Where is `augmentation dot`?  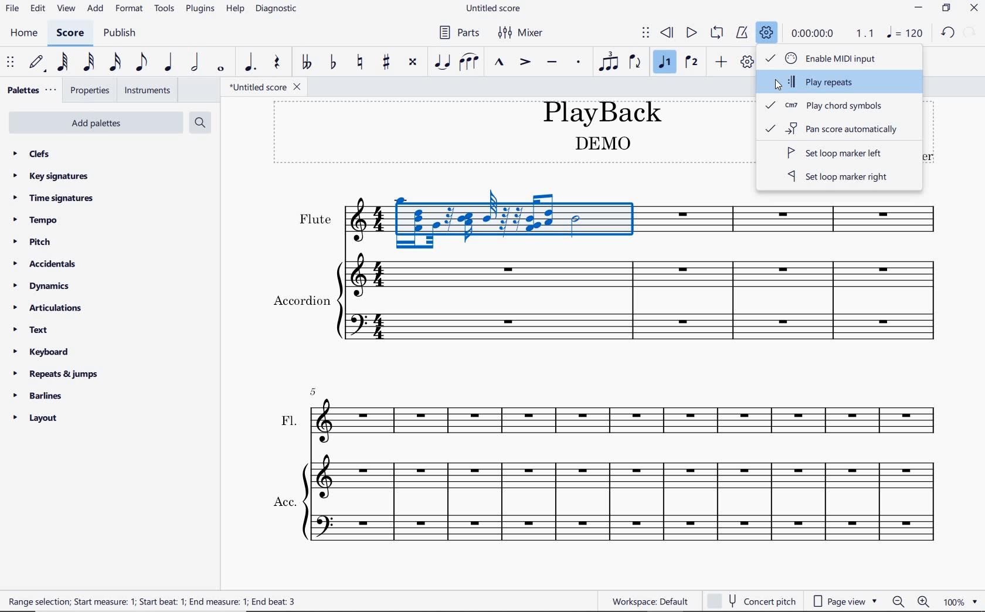 augmentation dot is located at coordinates (252, 62).